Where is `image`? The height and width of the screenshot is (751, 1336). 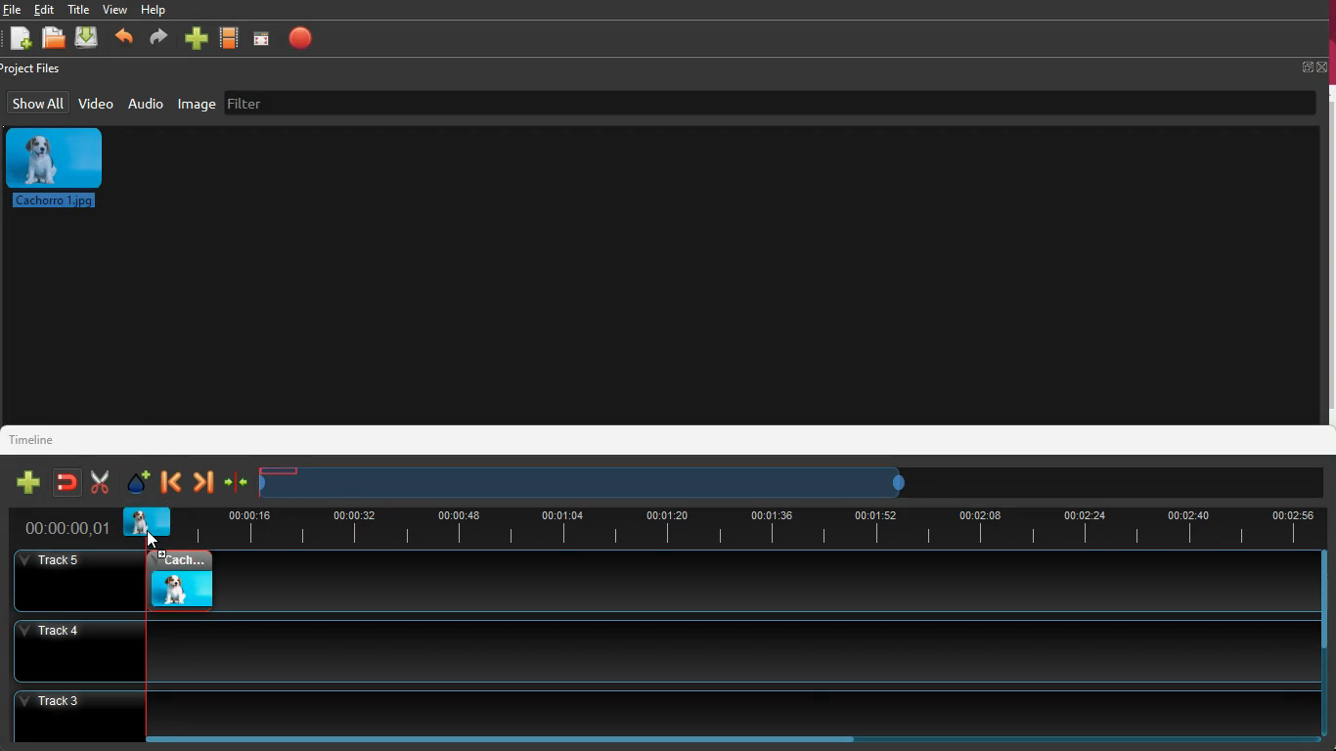
image is located at coordinates (197, 105).